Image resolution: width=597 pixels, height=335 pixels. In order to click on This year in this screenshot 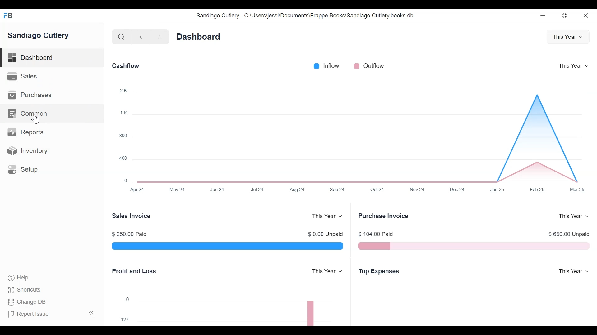, I will do `click(574, 270)`.